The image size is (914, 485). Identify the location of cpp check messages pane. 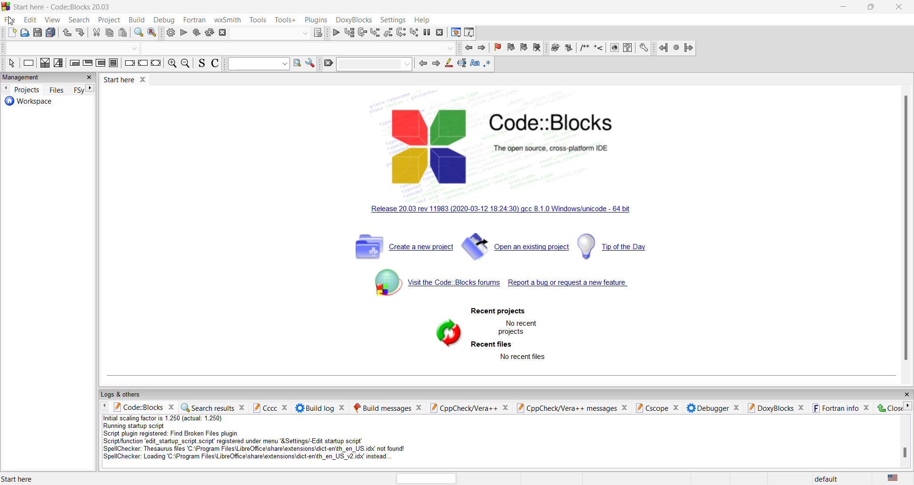
(575, 408).